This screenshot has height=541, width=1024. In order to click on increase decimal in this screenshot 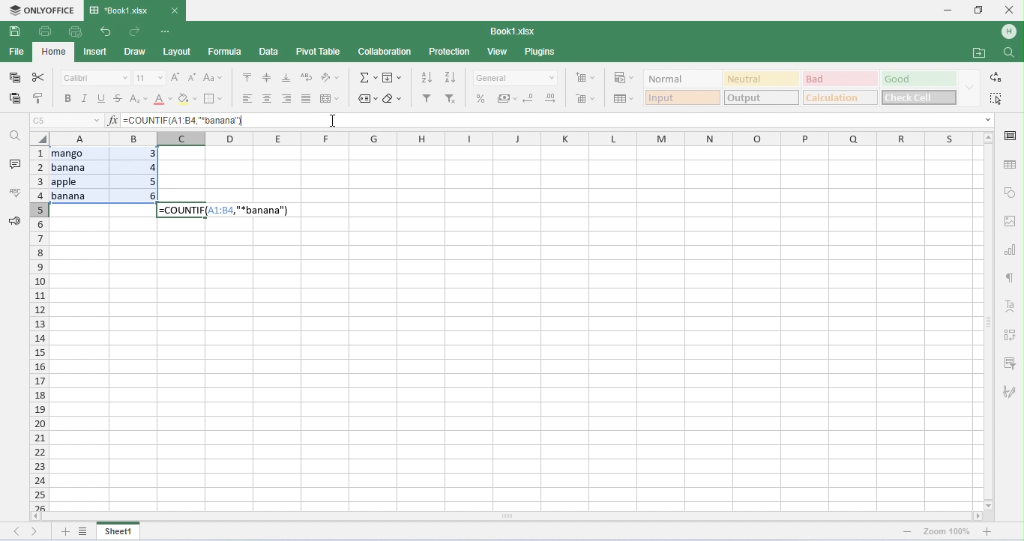, I will do `click(550, 98)`.